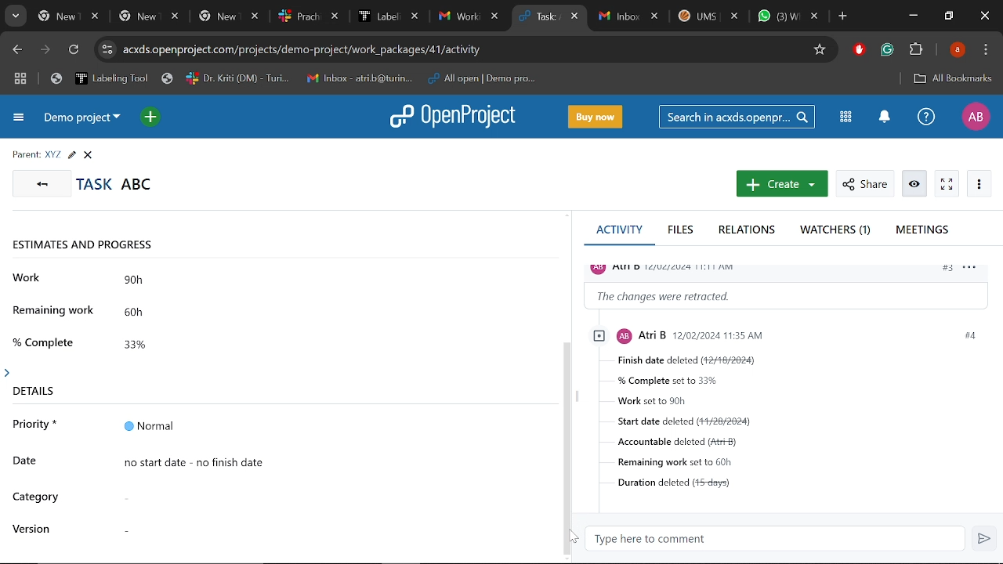 This screenshot has height=564, width=1003. I want to click on Meetings, so click(924, 232).